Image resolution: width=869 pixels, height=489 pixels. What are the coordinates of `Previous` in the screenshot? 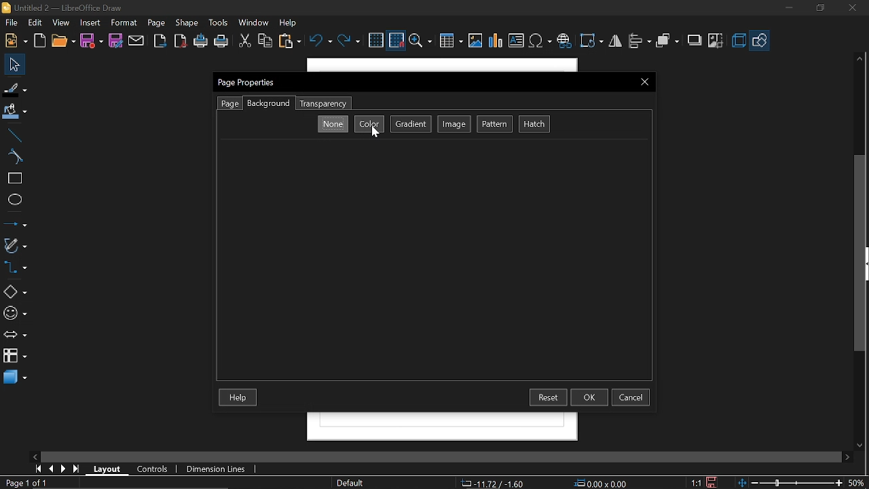 It's located at (52, 469).